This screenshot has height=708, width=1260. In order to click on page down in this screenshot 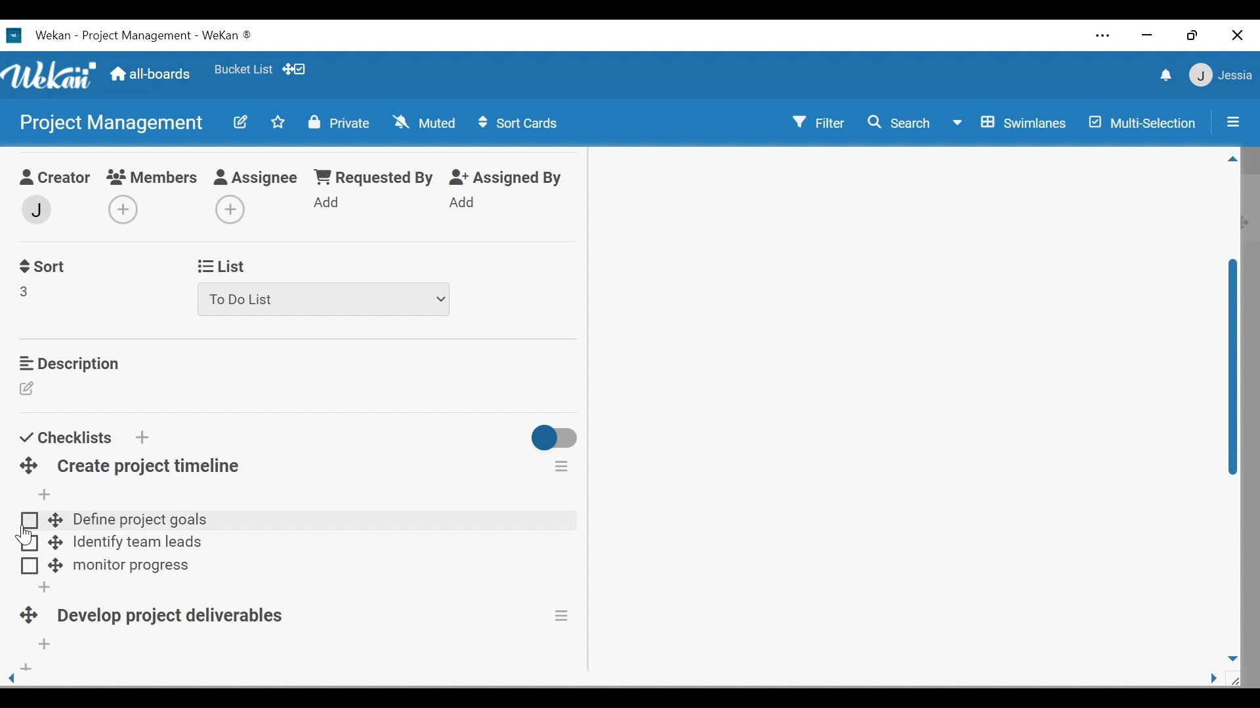, I will do `click(1234, 656)`.